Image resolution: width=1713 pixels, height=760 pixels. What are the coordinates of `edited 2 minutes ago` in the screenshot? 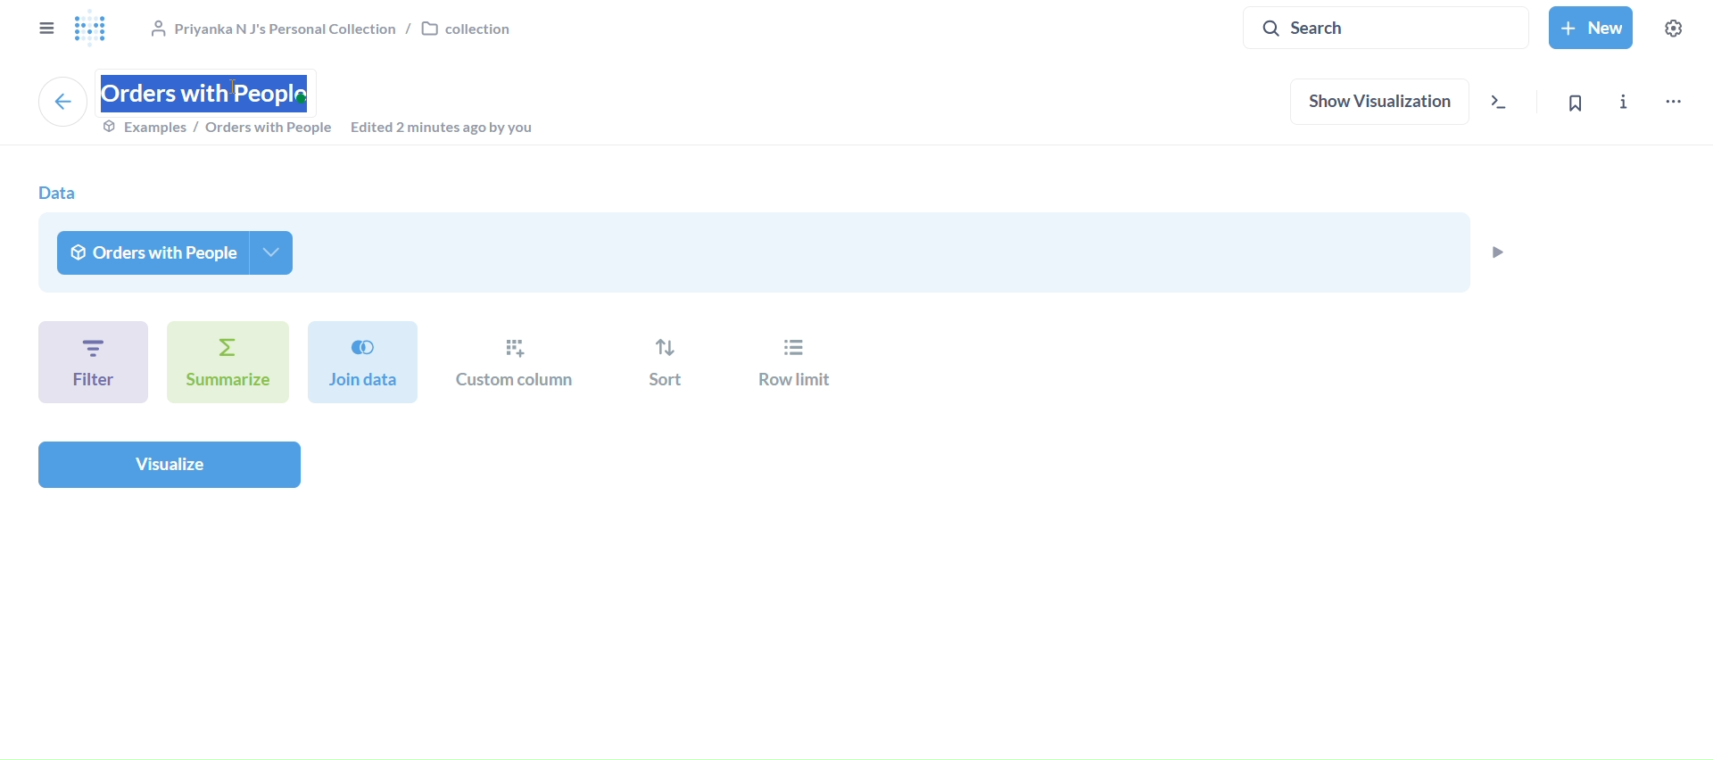 It's located at (450, 128).